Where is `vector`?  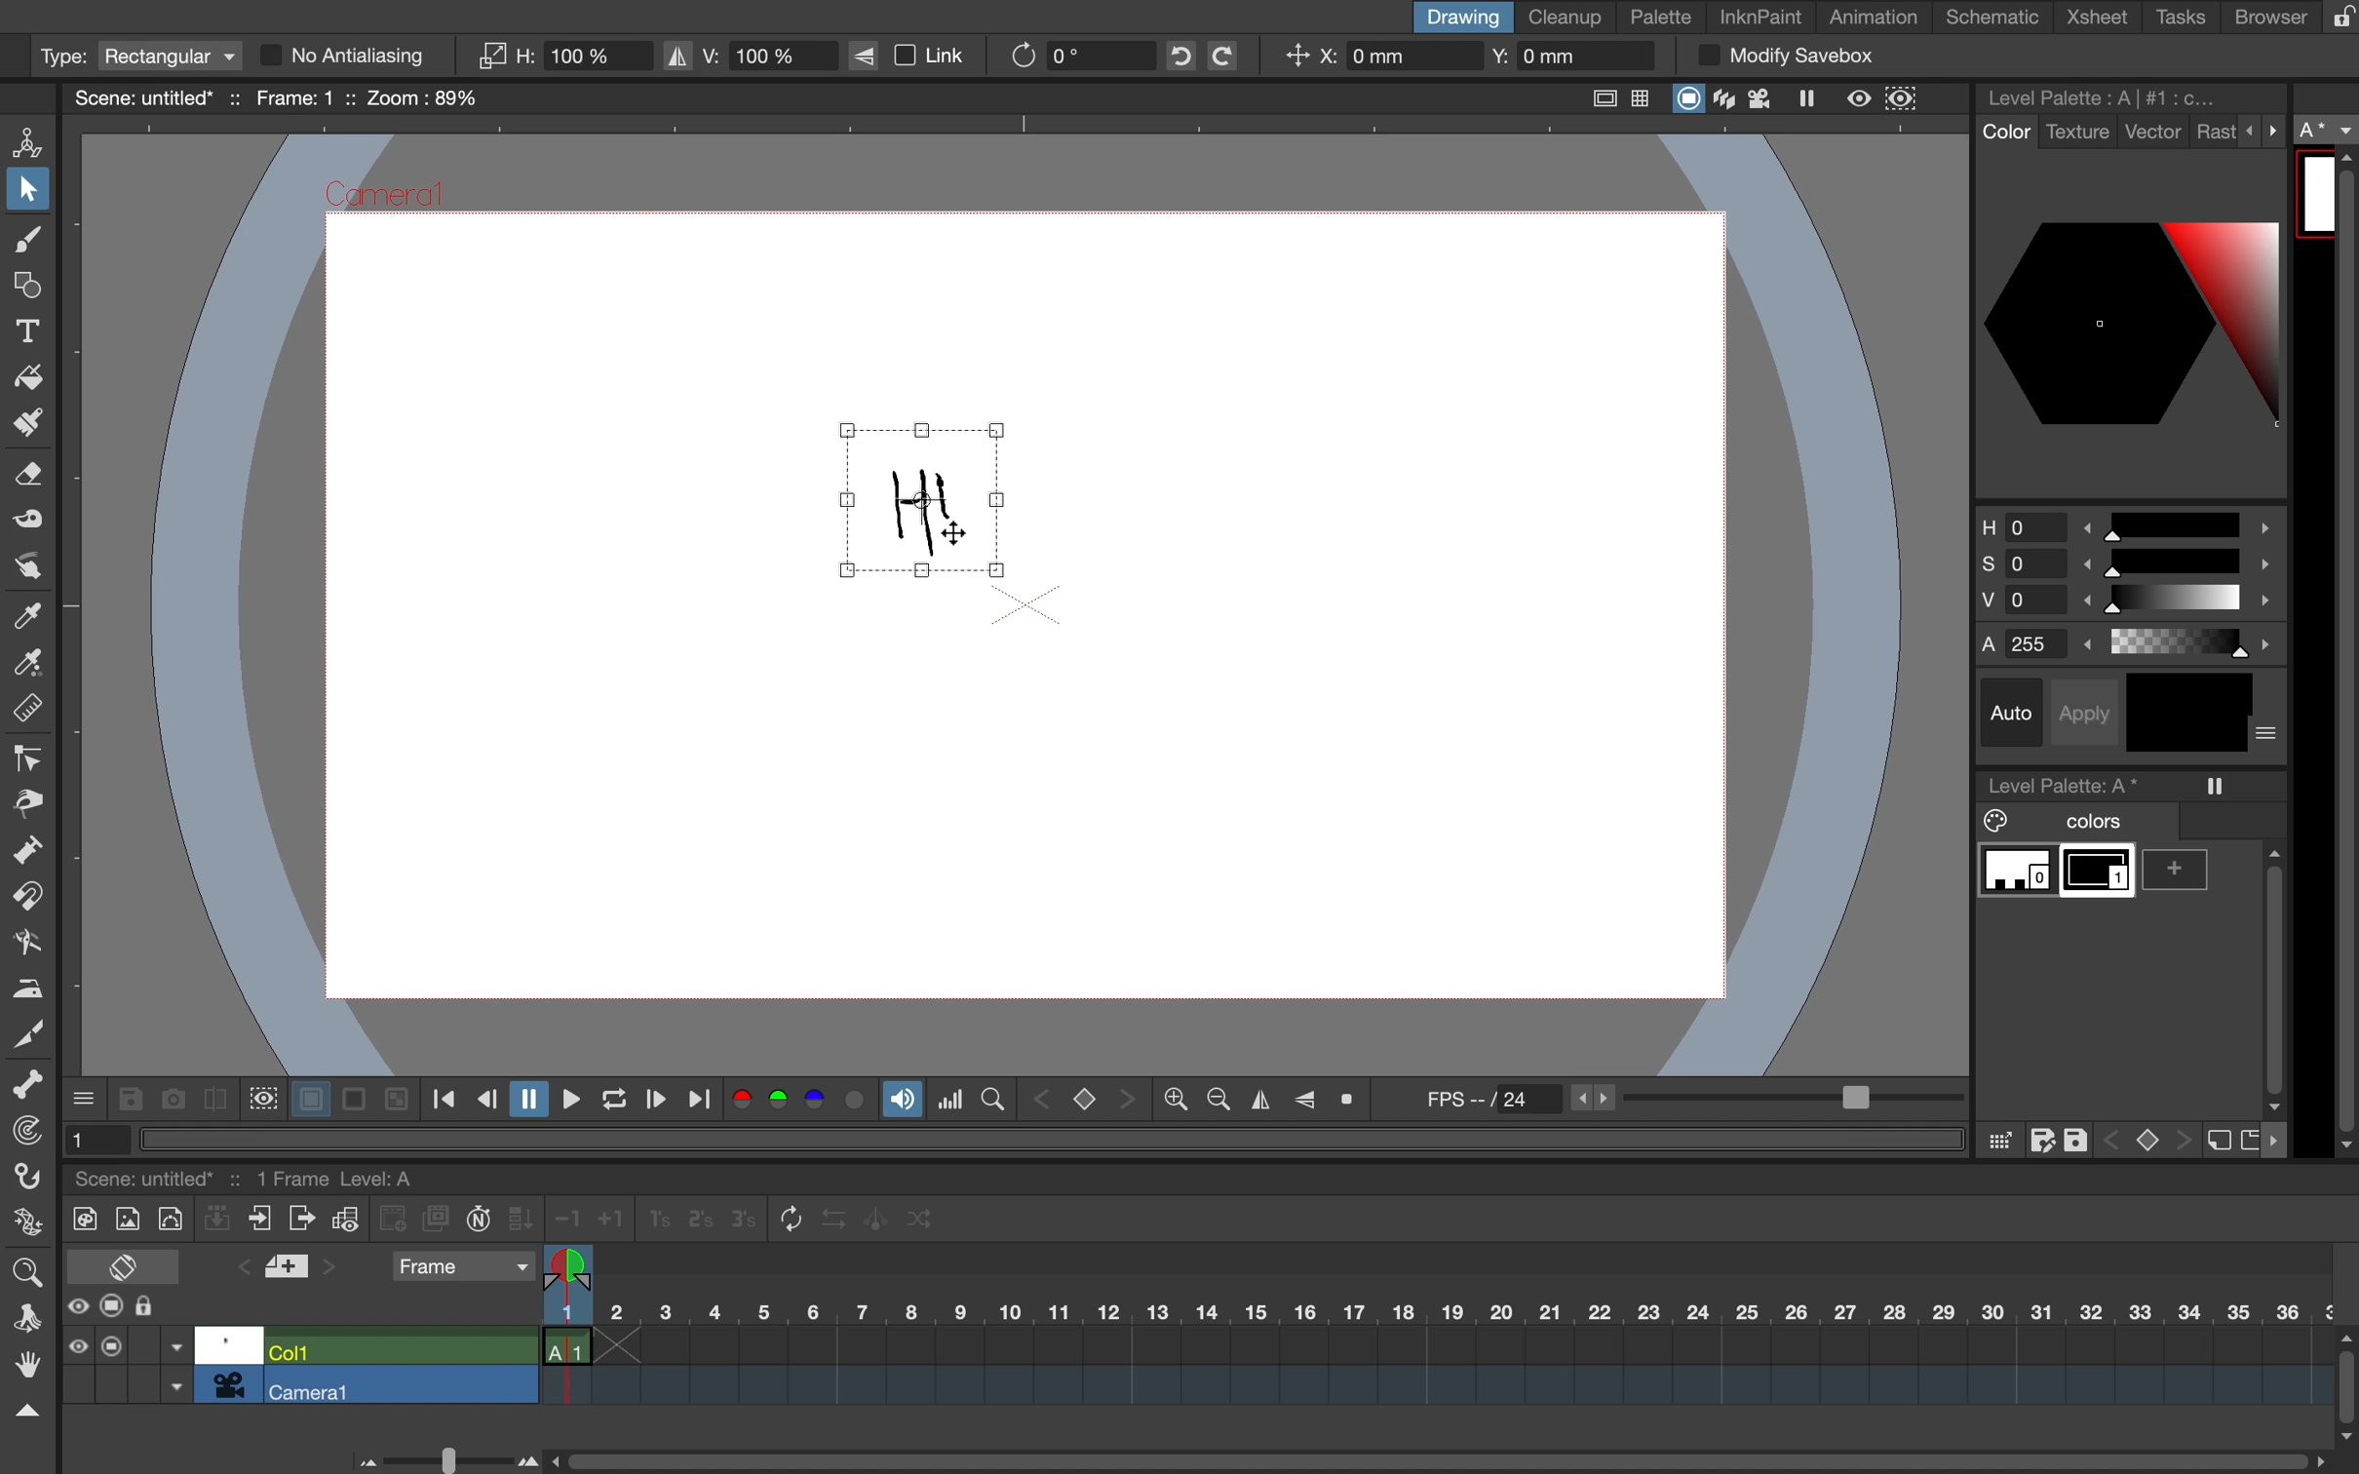
vector is located at coordinates (2153, 134).